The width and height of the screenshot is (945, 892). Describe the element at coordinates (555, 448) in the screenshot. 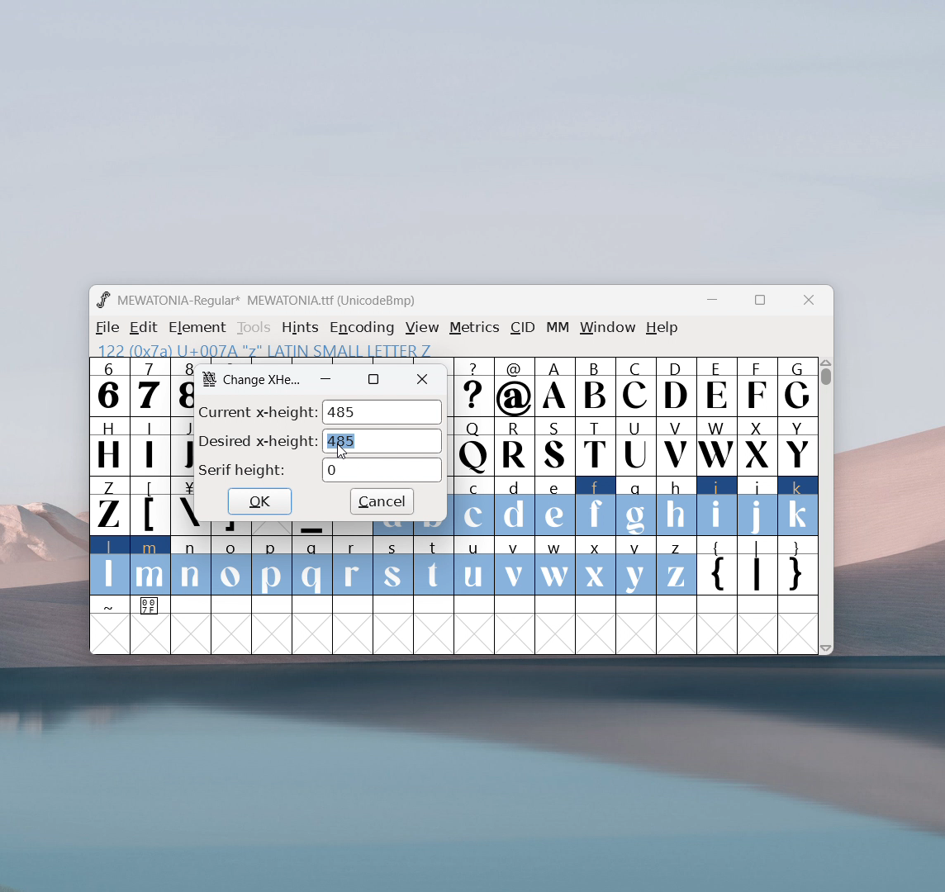

I see `S` at that location.